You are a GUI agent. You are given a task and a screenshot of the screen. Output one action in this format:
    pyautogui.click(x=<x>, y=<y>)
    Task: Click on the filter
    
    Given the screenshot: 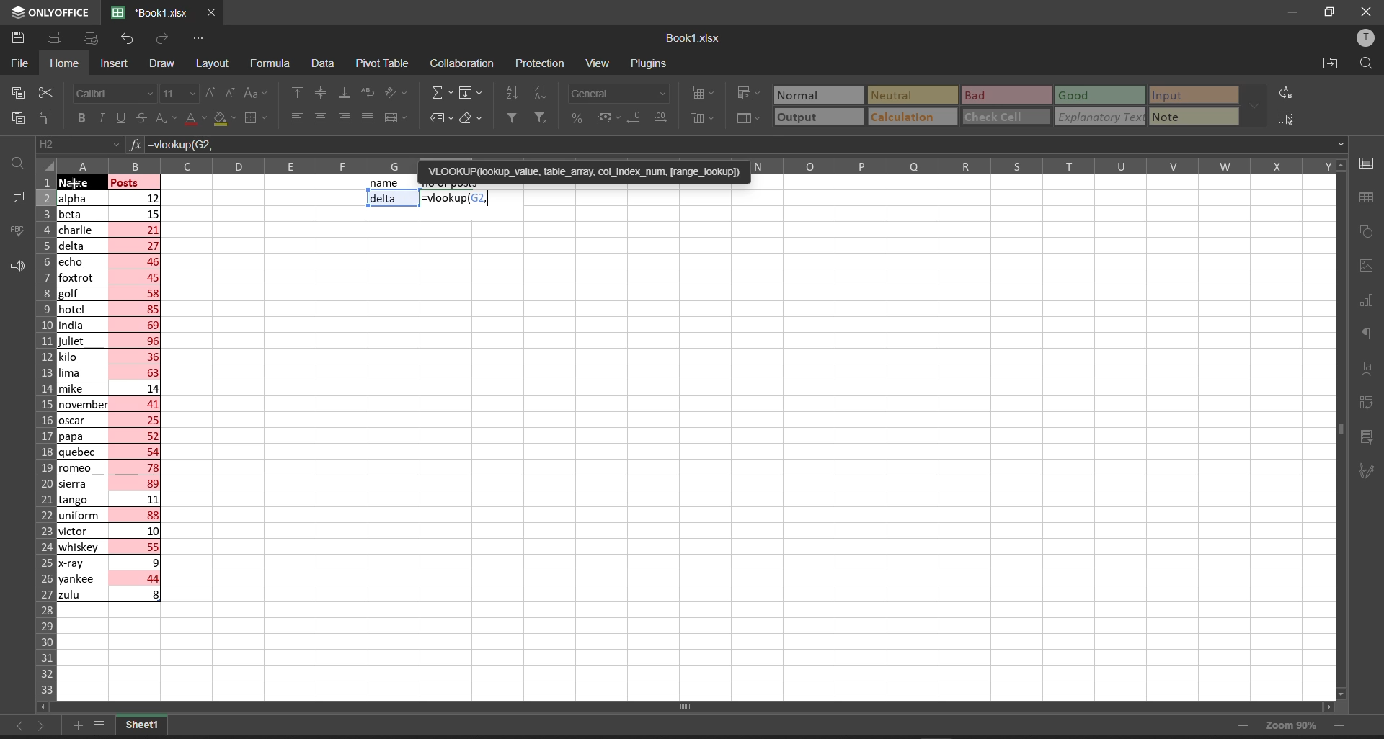 What is the action you would take?
    pyautogui.click(x=511, y=117)
    